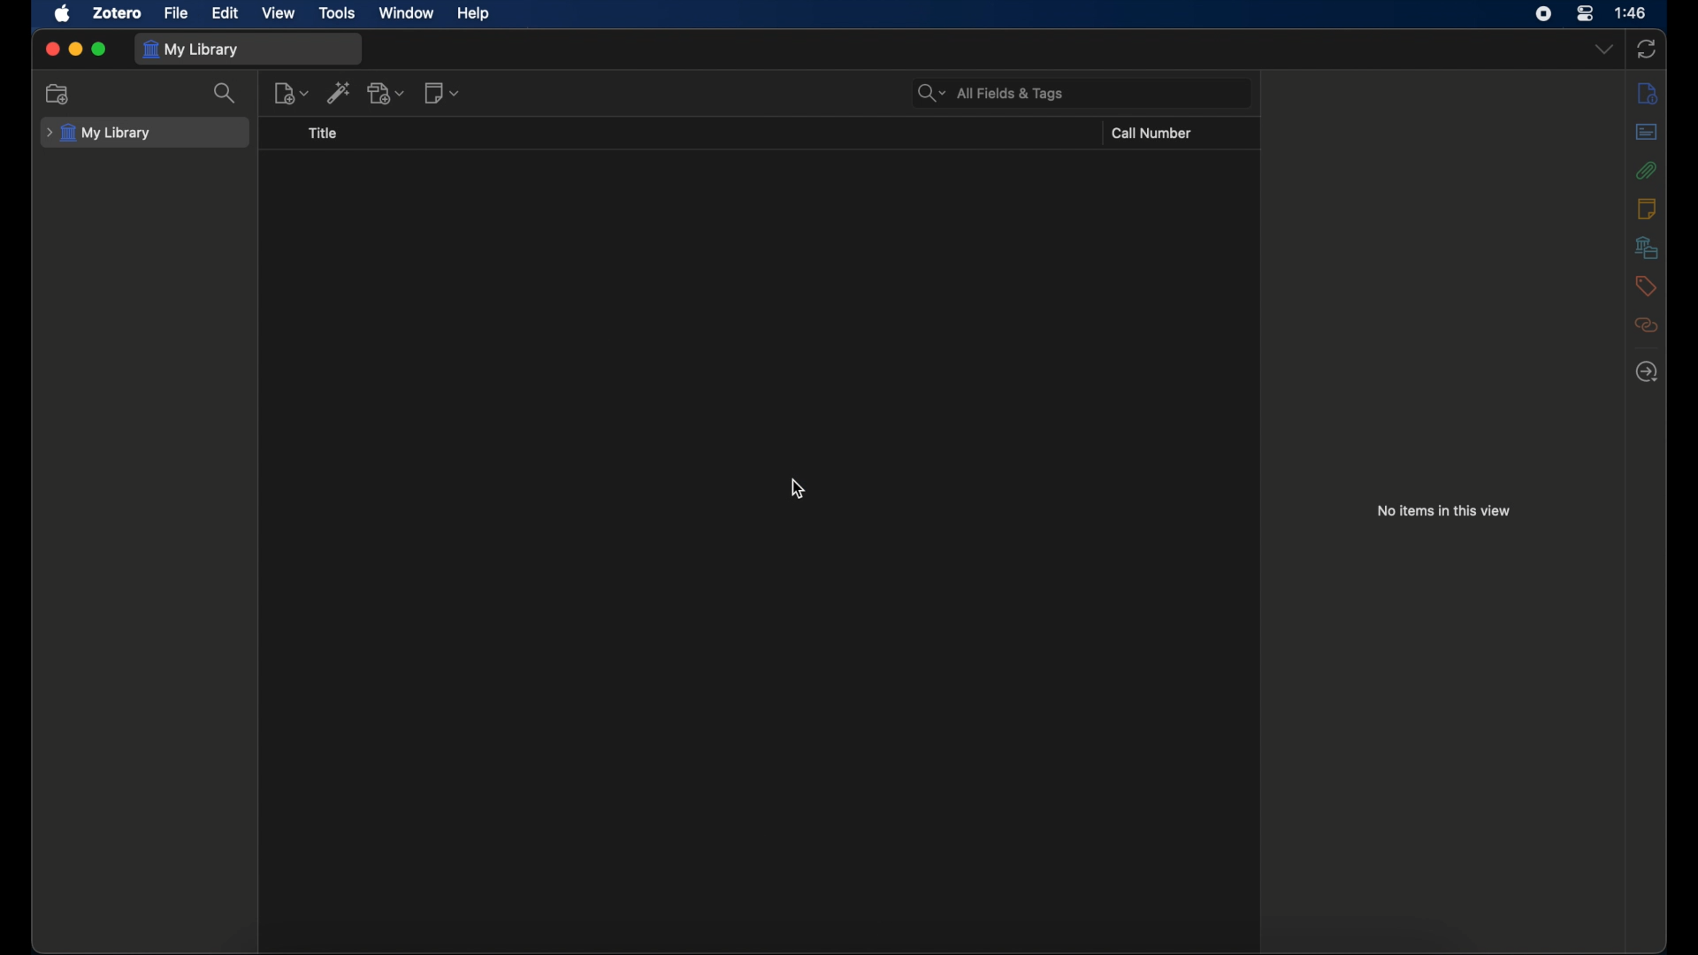 This screenshot has height=955, width=1698. Describe the element at coordinates (323, 134) in the screenshot. I see `title` at that location.